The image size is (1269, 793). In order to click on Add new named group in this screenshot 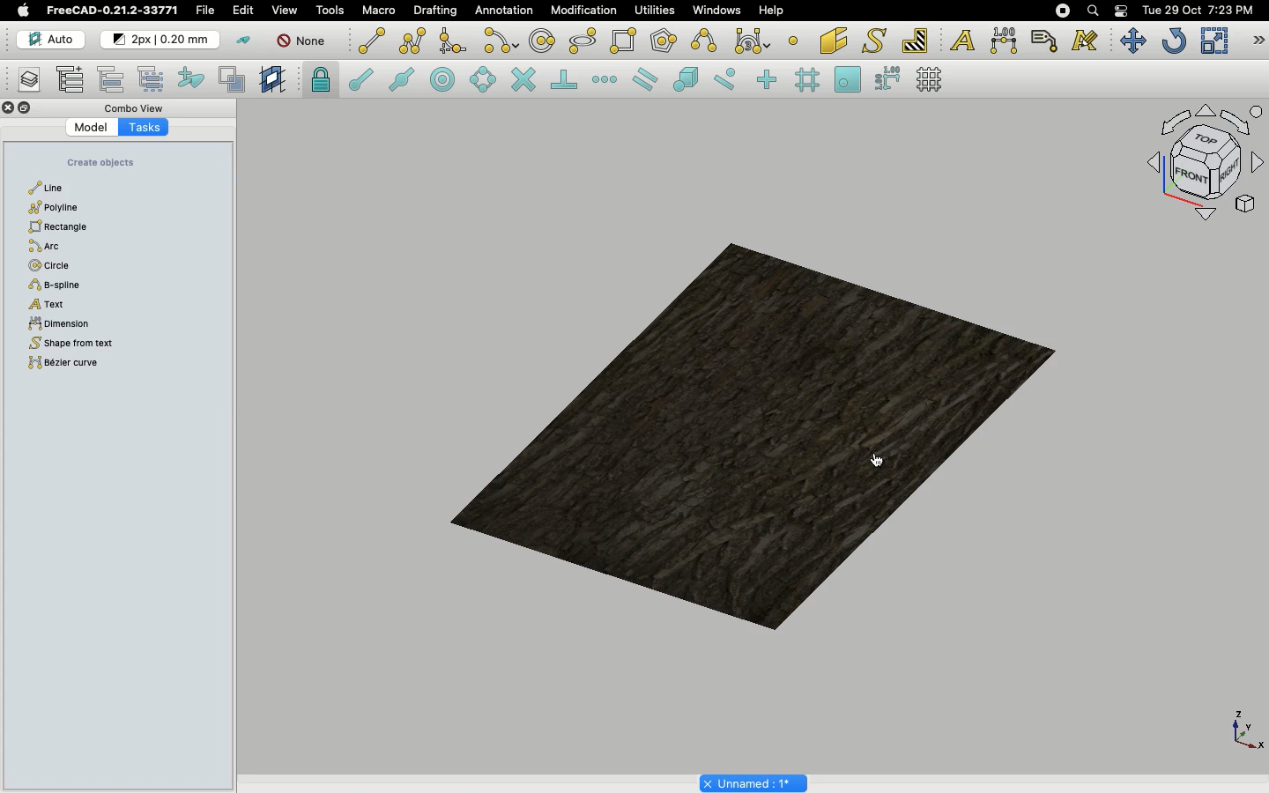, I will do `click(71, 78)`.